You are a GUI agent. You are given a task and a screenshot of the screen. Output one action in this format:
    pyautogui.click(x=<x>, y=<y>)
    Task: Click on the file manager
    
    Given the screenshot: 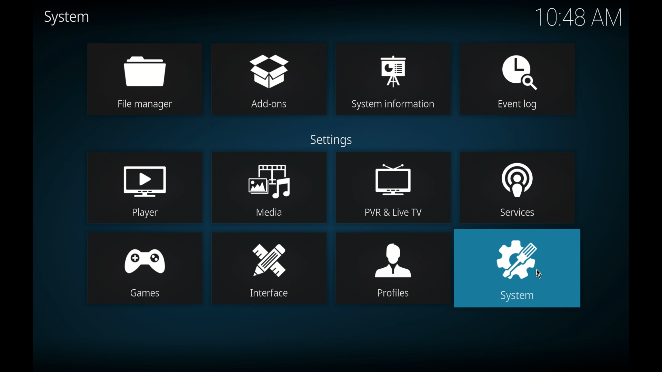 What is the action you would take?
    pyautogui.click(x=144, y=79)
    